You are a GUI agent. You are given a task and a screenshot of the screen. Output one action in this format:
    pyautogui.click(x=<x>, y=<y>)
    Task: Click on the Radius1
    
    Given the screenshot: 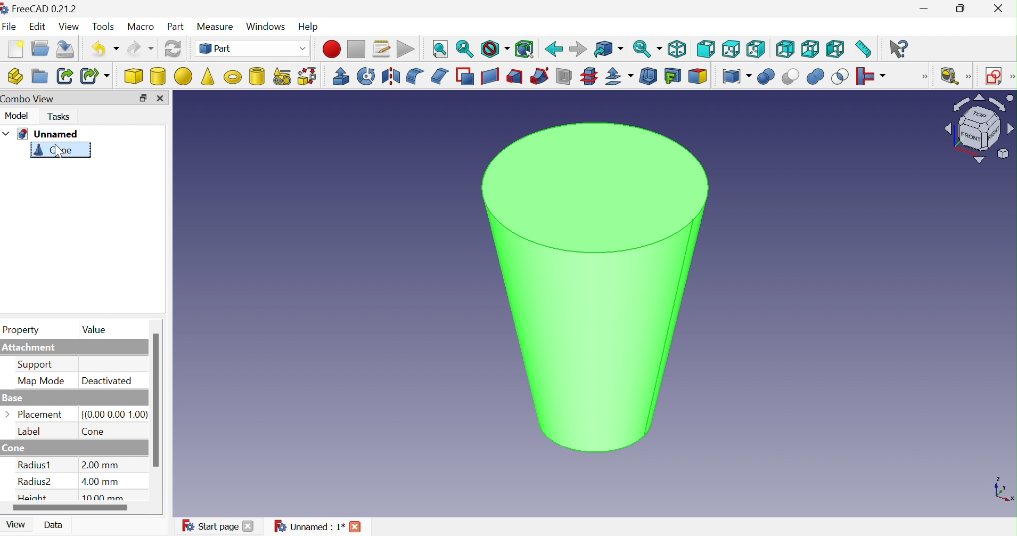 What is the action you would take?
    pyautogui.click(x=35, y=465)
    